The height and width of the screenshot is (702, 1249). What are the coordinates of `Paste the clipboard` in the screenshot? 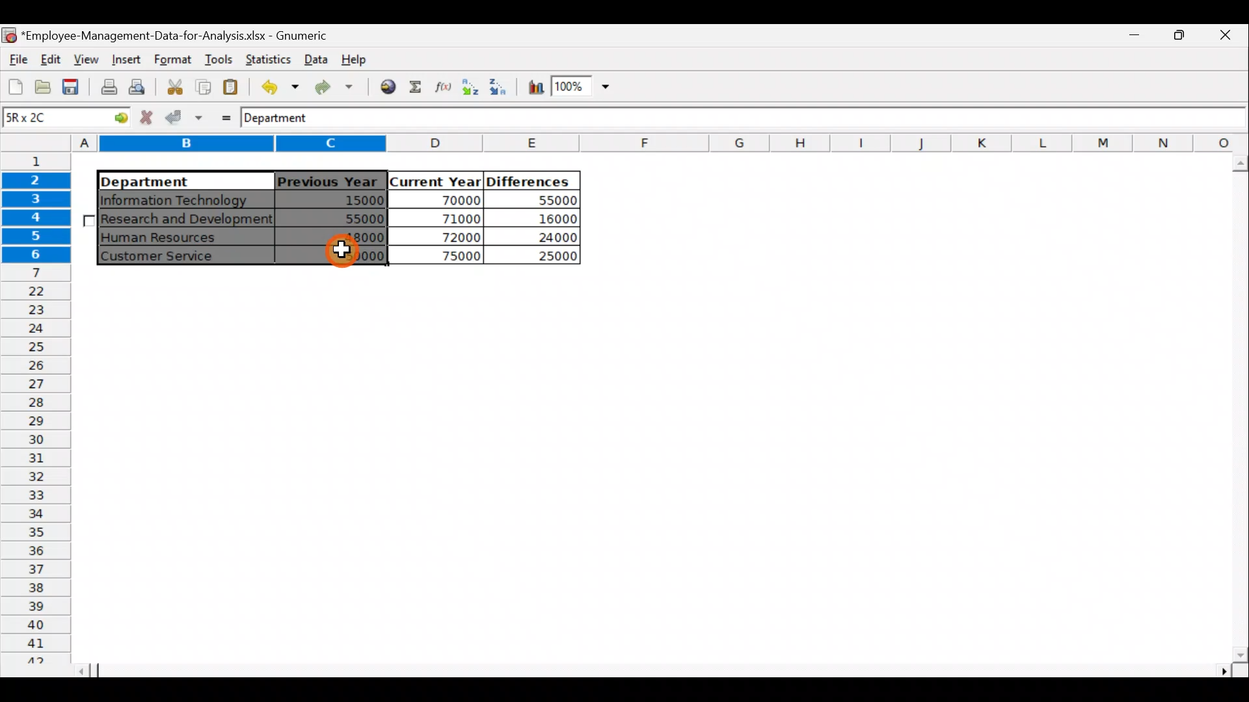 It's located at (234, 88).